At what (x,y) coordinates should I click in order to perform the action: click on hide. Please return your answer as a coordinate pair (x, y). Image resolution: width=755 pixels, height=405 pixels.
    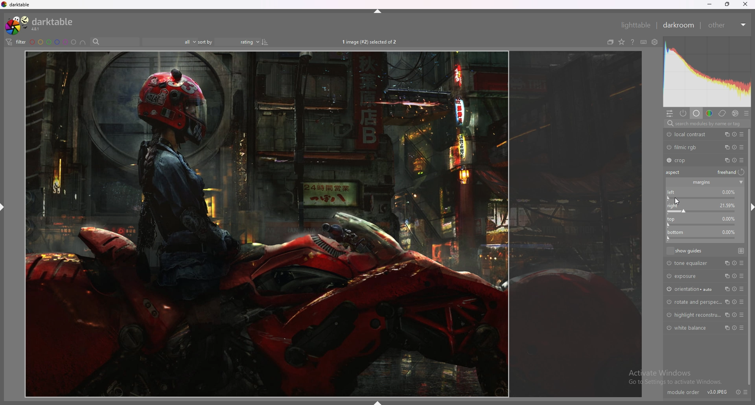
    Looking at the image, I should click on (377, 402).